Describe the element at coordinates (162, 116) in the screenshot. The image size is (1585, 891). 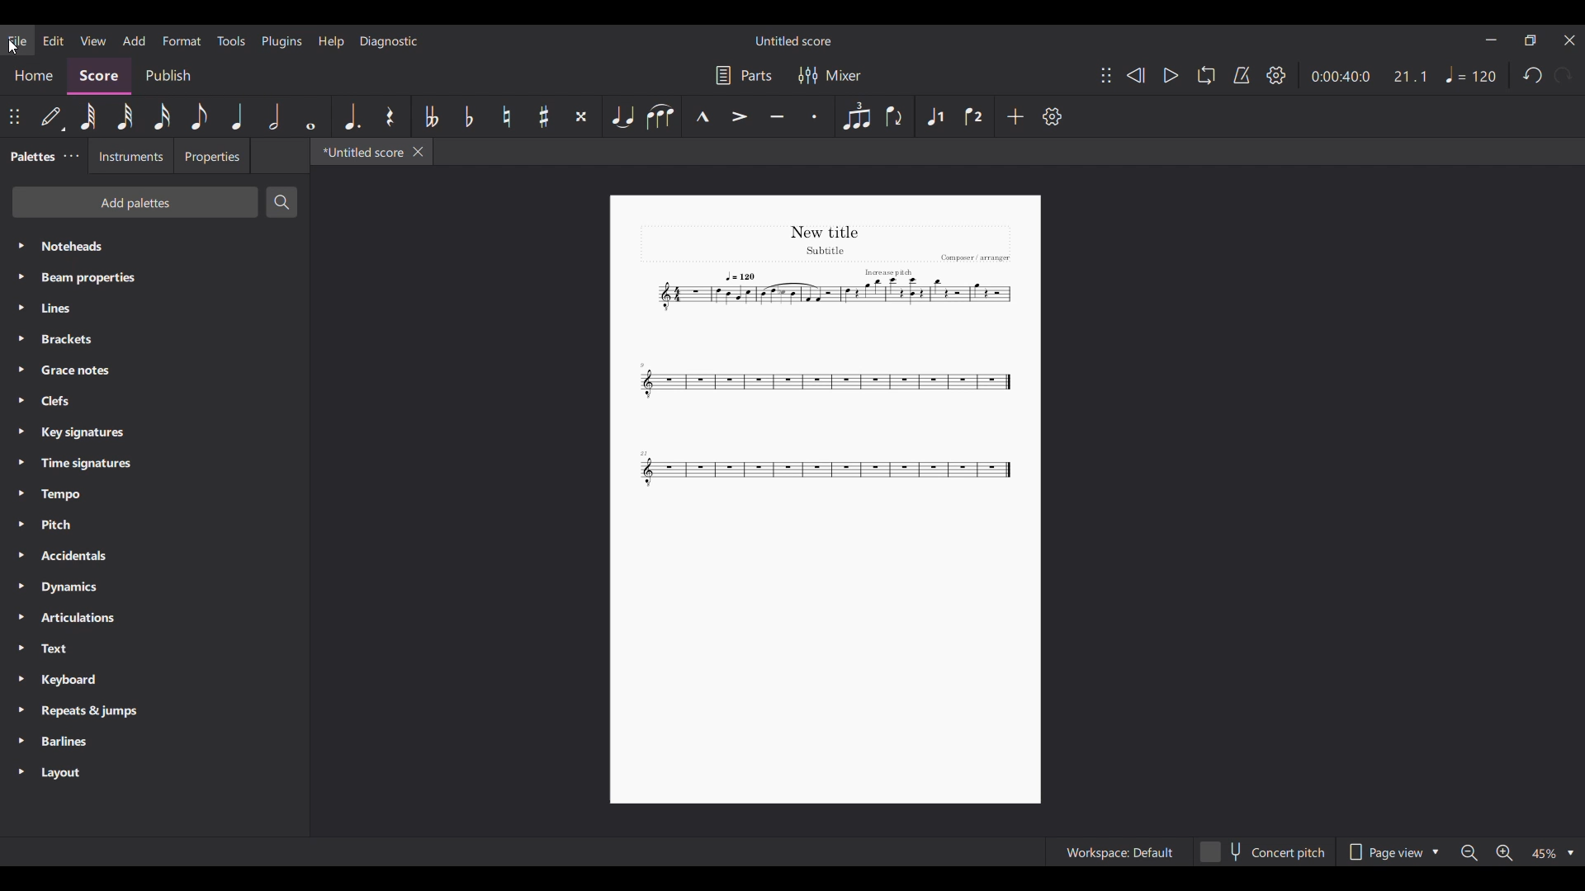
I see `16th note` at that location.